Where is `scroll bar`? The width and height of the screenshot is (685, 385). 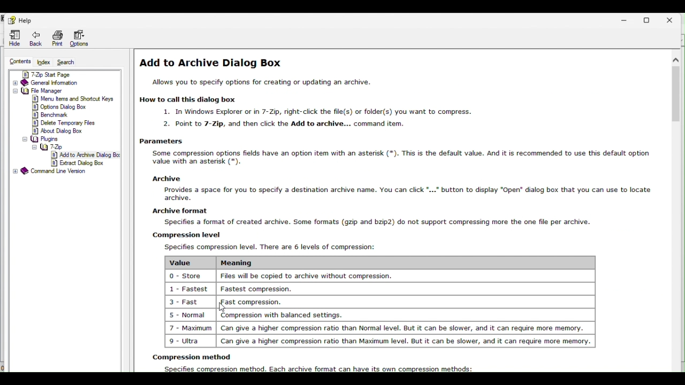
scroll bar is located at coordinates (676, 97).